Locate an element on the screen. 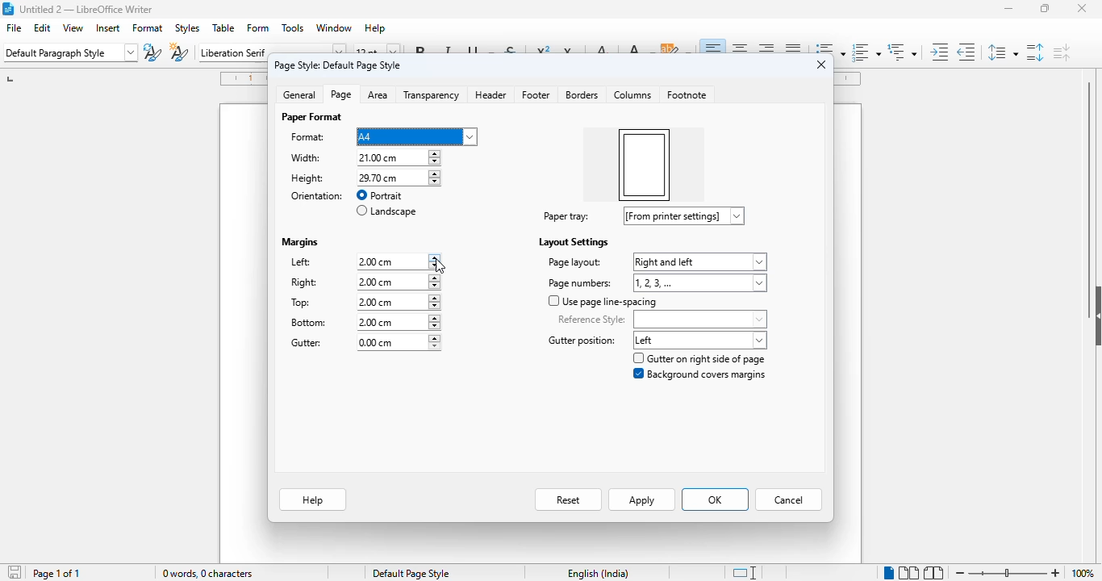 The width and height of the screenshot is (1102, 581). left:  is located at coordinates (302, 262).